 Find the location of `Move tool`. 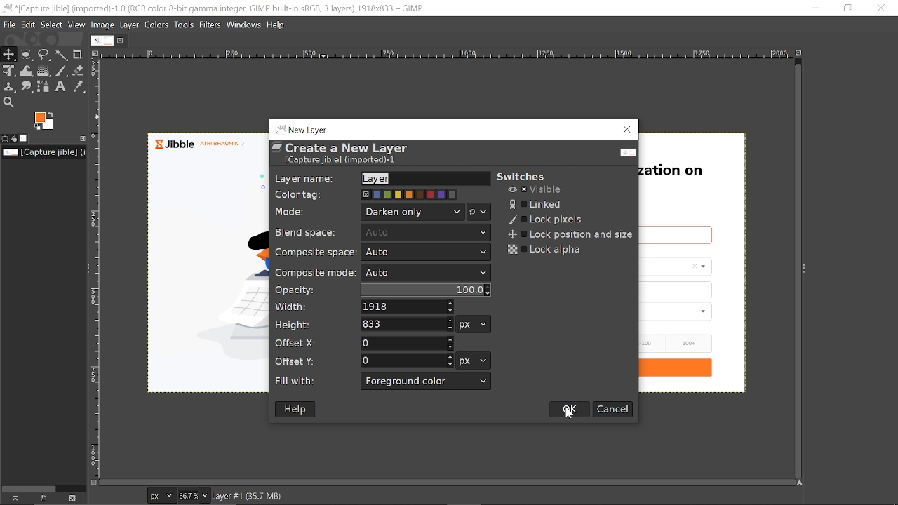

Move tool is located at coordinates (9, 54).